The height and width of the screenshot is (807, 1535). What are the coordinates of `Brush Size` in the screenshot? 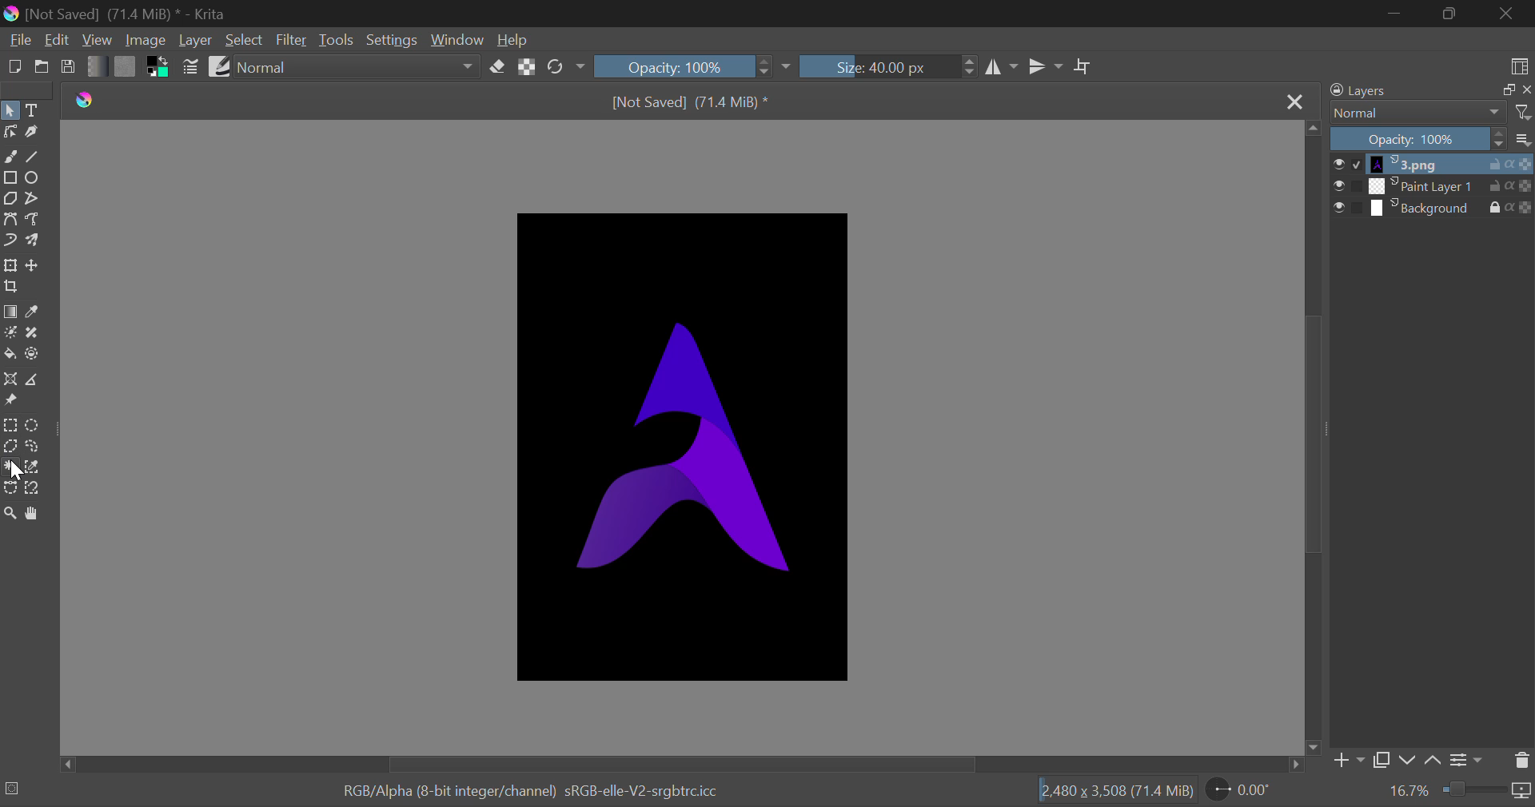 It's located at (888, 67).